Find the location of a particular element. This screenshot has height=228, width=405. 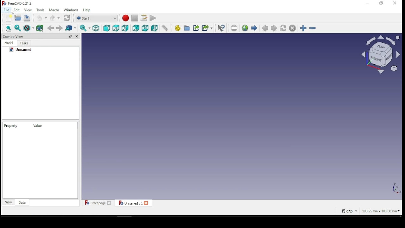

next page is located at coordinates (274, 28).